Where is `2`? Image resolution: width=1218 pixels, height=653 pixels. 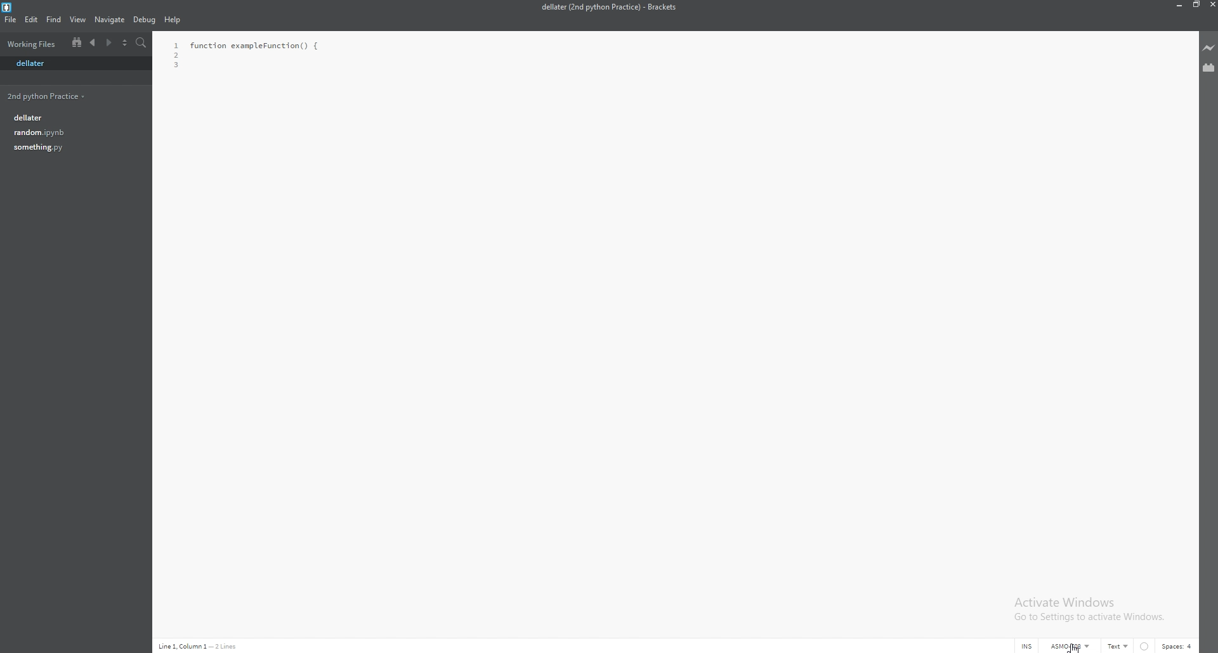
2 is located at coordinates (176, 56).